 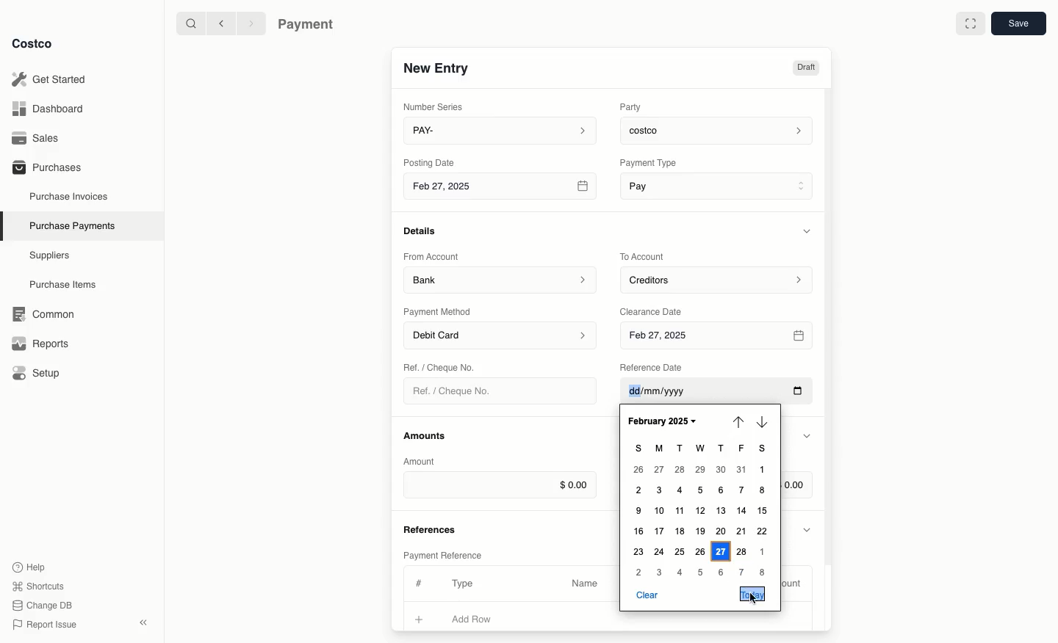 I want to click on Ref. / Cheque No., so click(x=458, y=391).